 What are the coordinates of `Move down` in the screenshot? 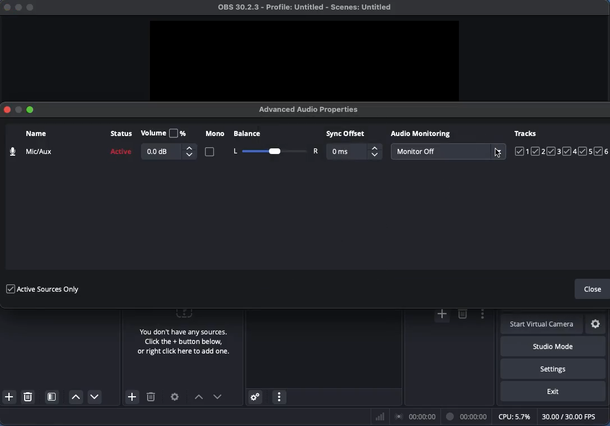 It's located at (218, 397).